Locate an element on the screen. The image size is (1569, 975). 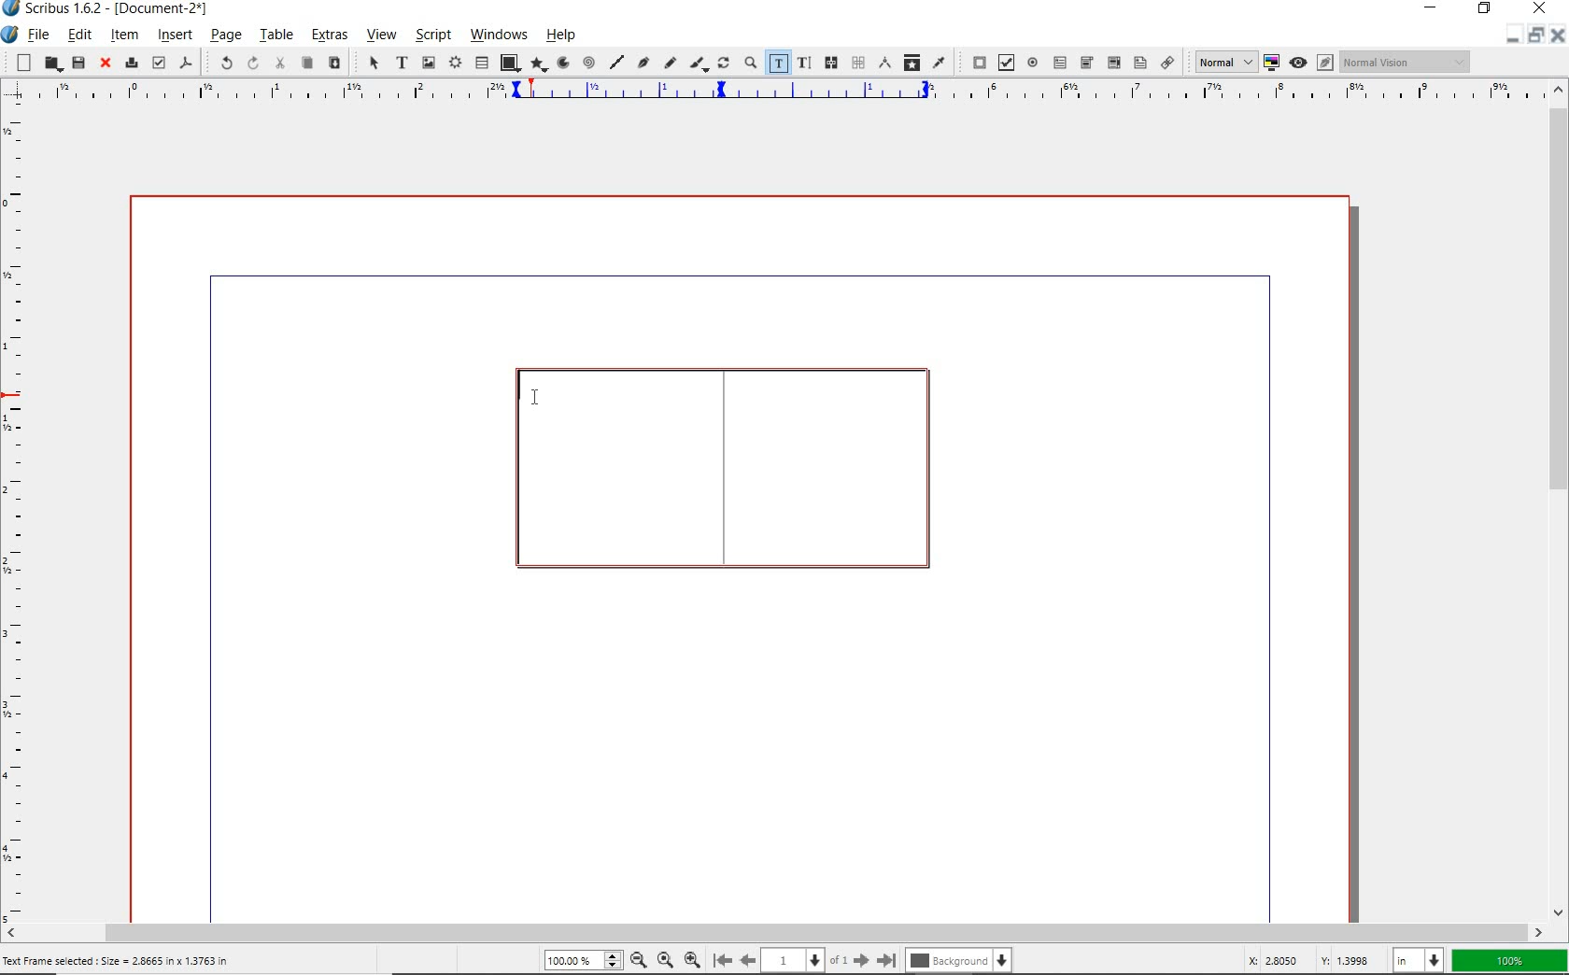
of 1 is located at coordinates (840, 958).